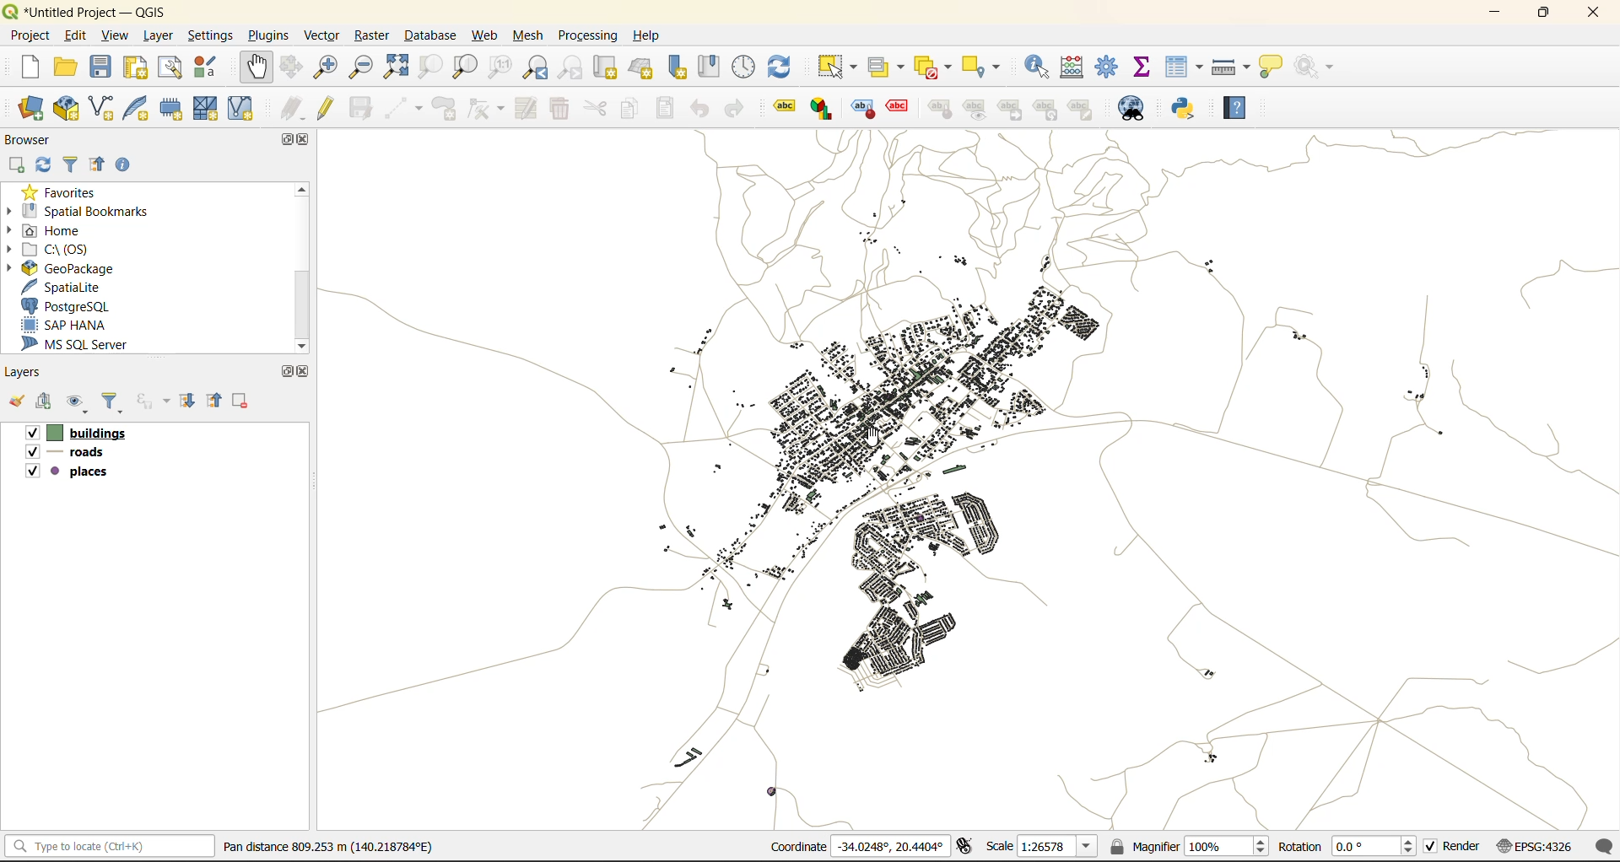 The image size is (1620, 862). I want to click on c\:os, so click(60, 250).